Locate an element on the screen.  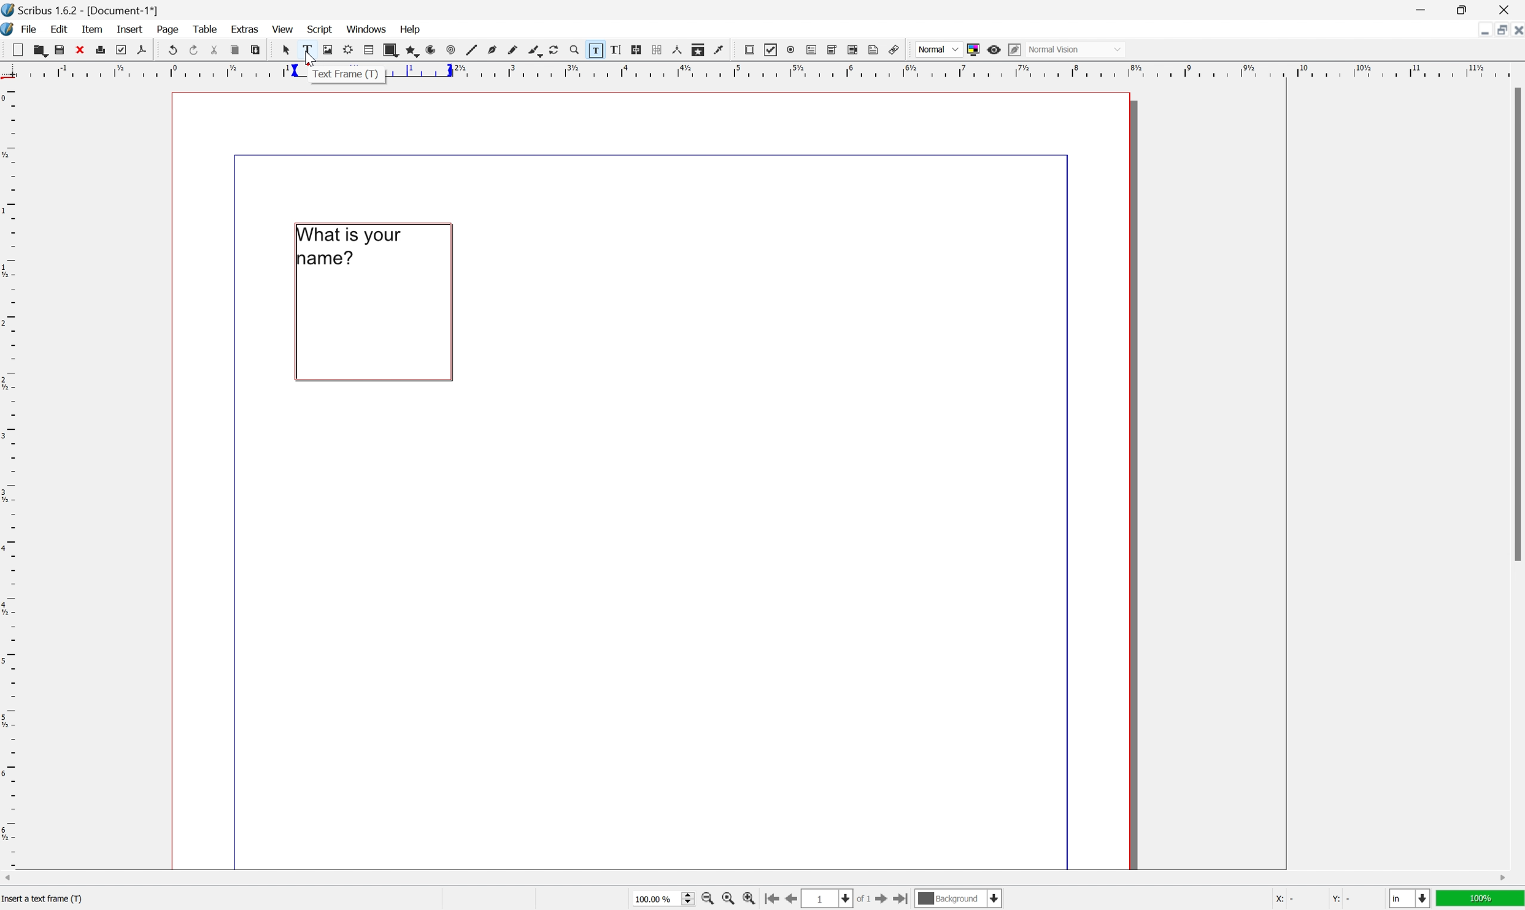
cut is located at coordinates (214, 50).